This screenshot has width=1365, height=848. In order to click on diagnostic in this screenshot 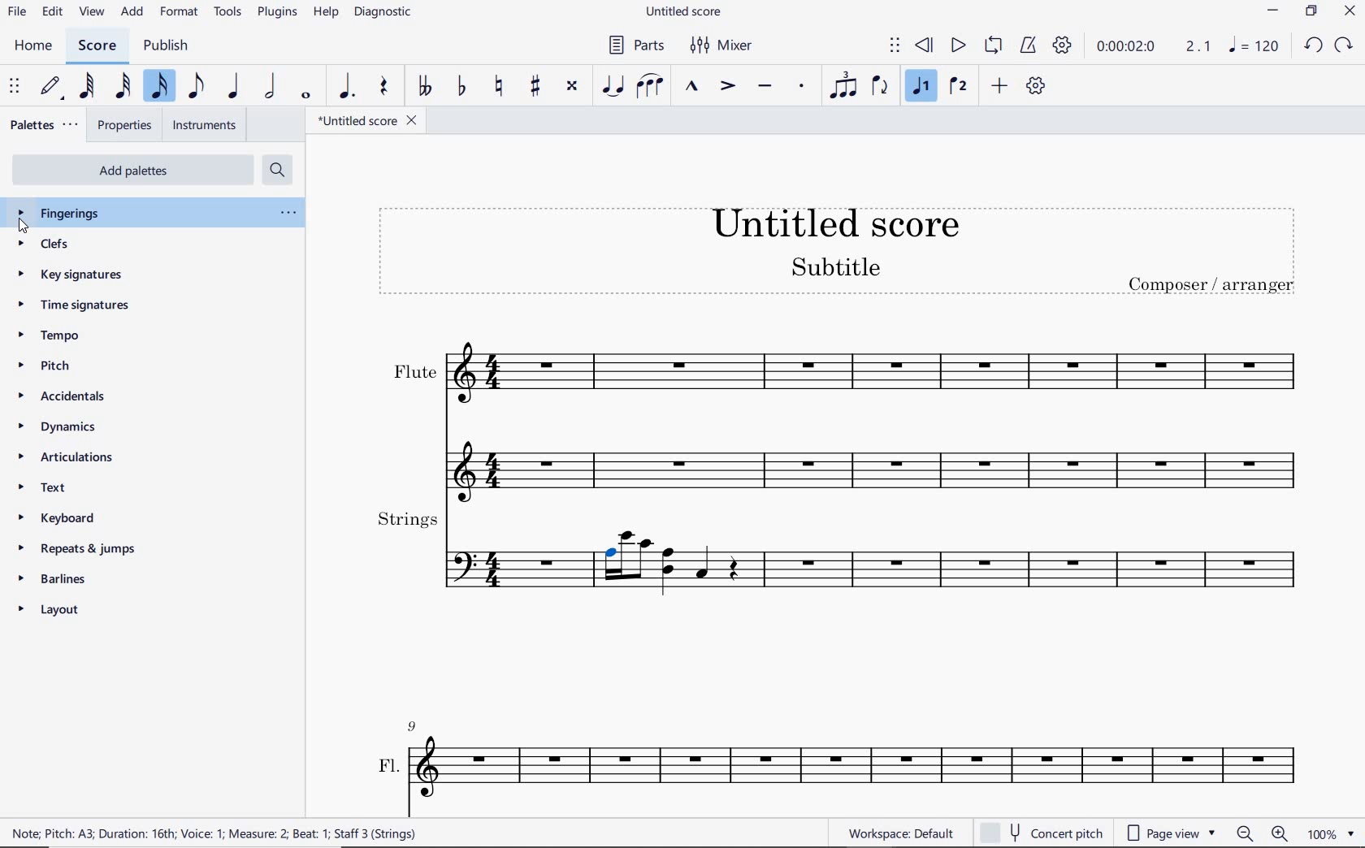, I will do `click(385, 13)`.